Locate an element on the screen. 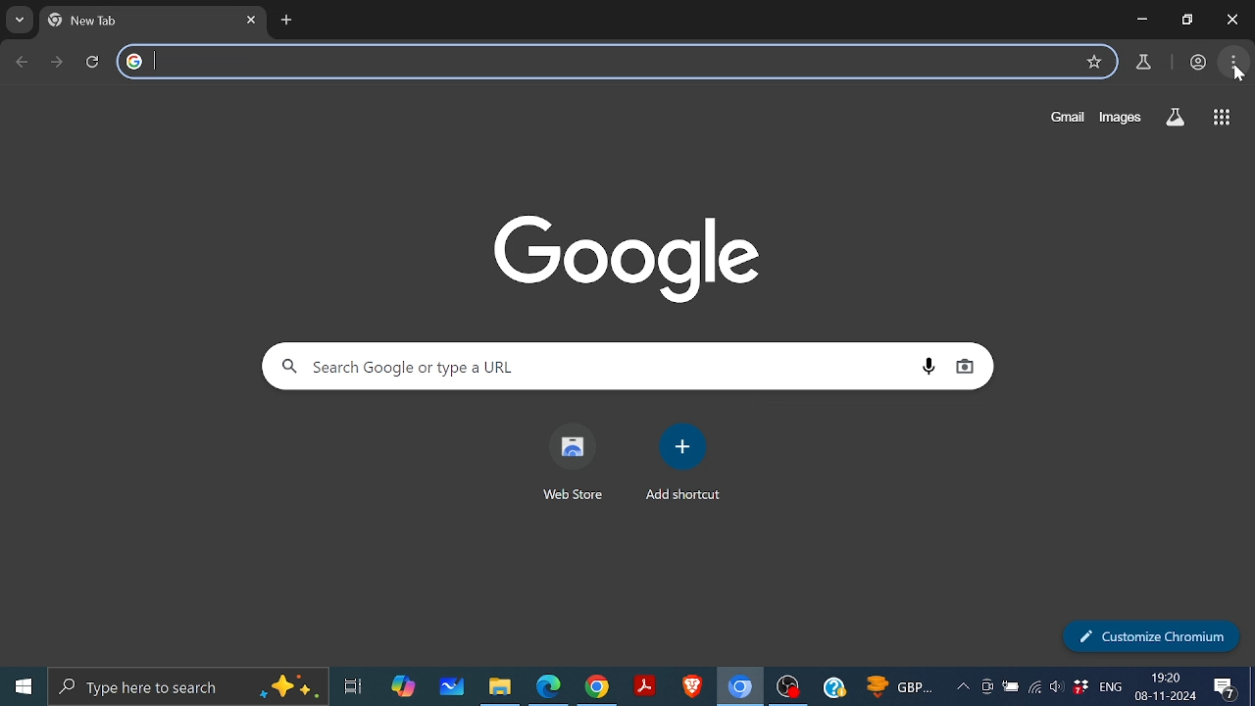  Files is located at coordinates (497, 688).